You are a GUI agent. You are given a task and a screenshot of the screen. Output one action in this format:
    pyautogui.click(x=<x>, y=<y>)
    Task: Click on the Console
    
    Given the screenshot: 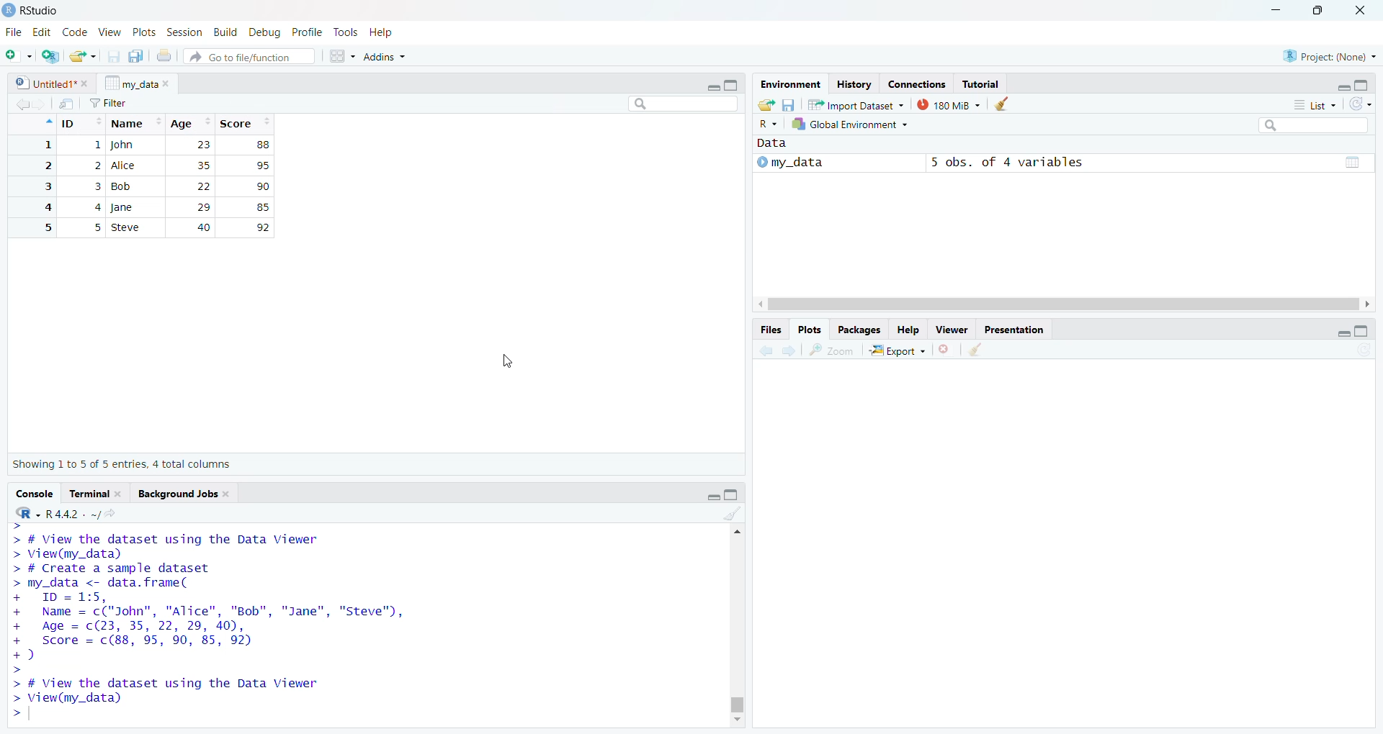 What is the action you would take?
    pyautogui.click(x=36, y=494)
    